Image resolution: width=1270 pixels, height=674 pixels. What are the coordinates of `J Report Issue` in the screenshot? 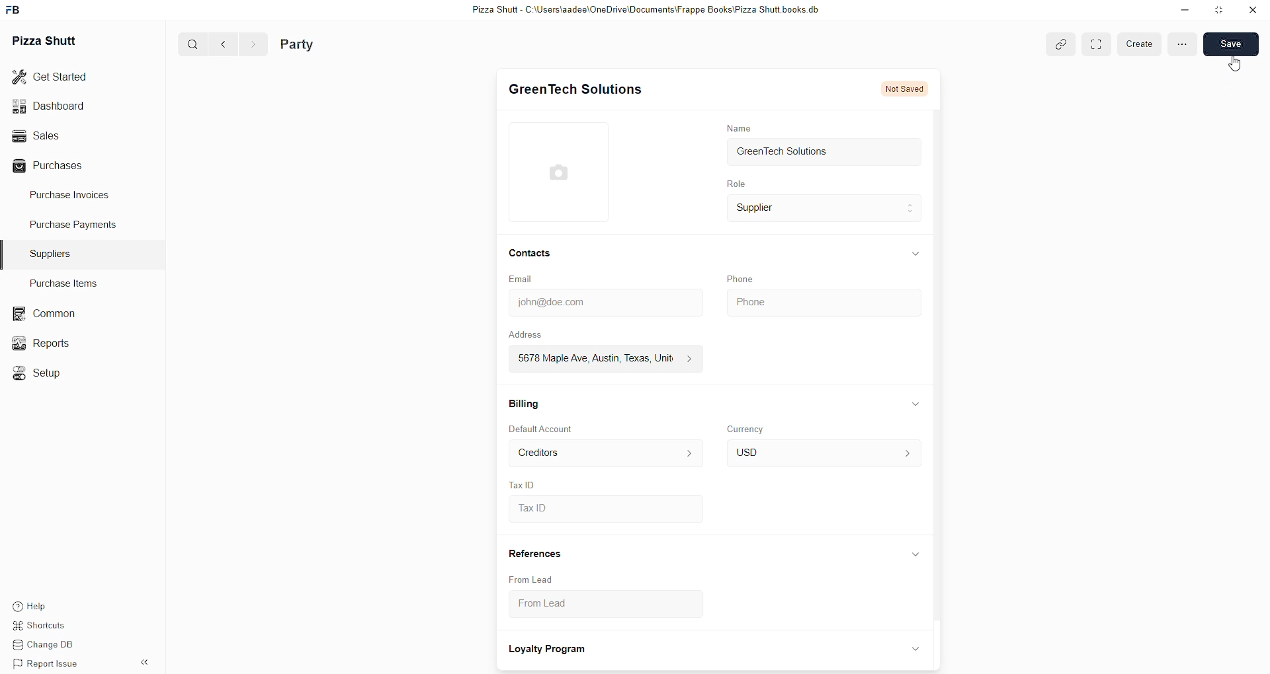 It's located at (48, 665).